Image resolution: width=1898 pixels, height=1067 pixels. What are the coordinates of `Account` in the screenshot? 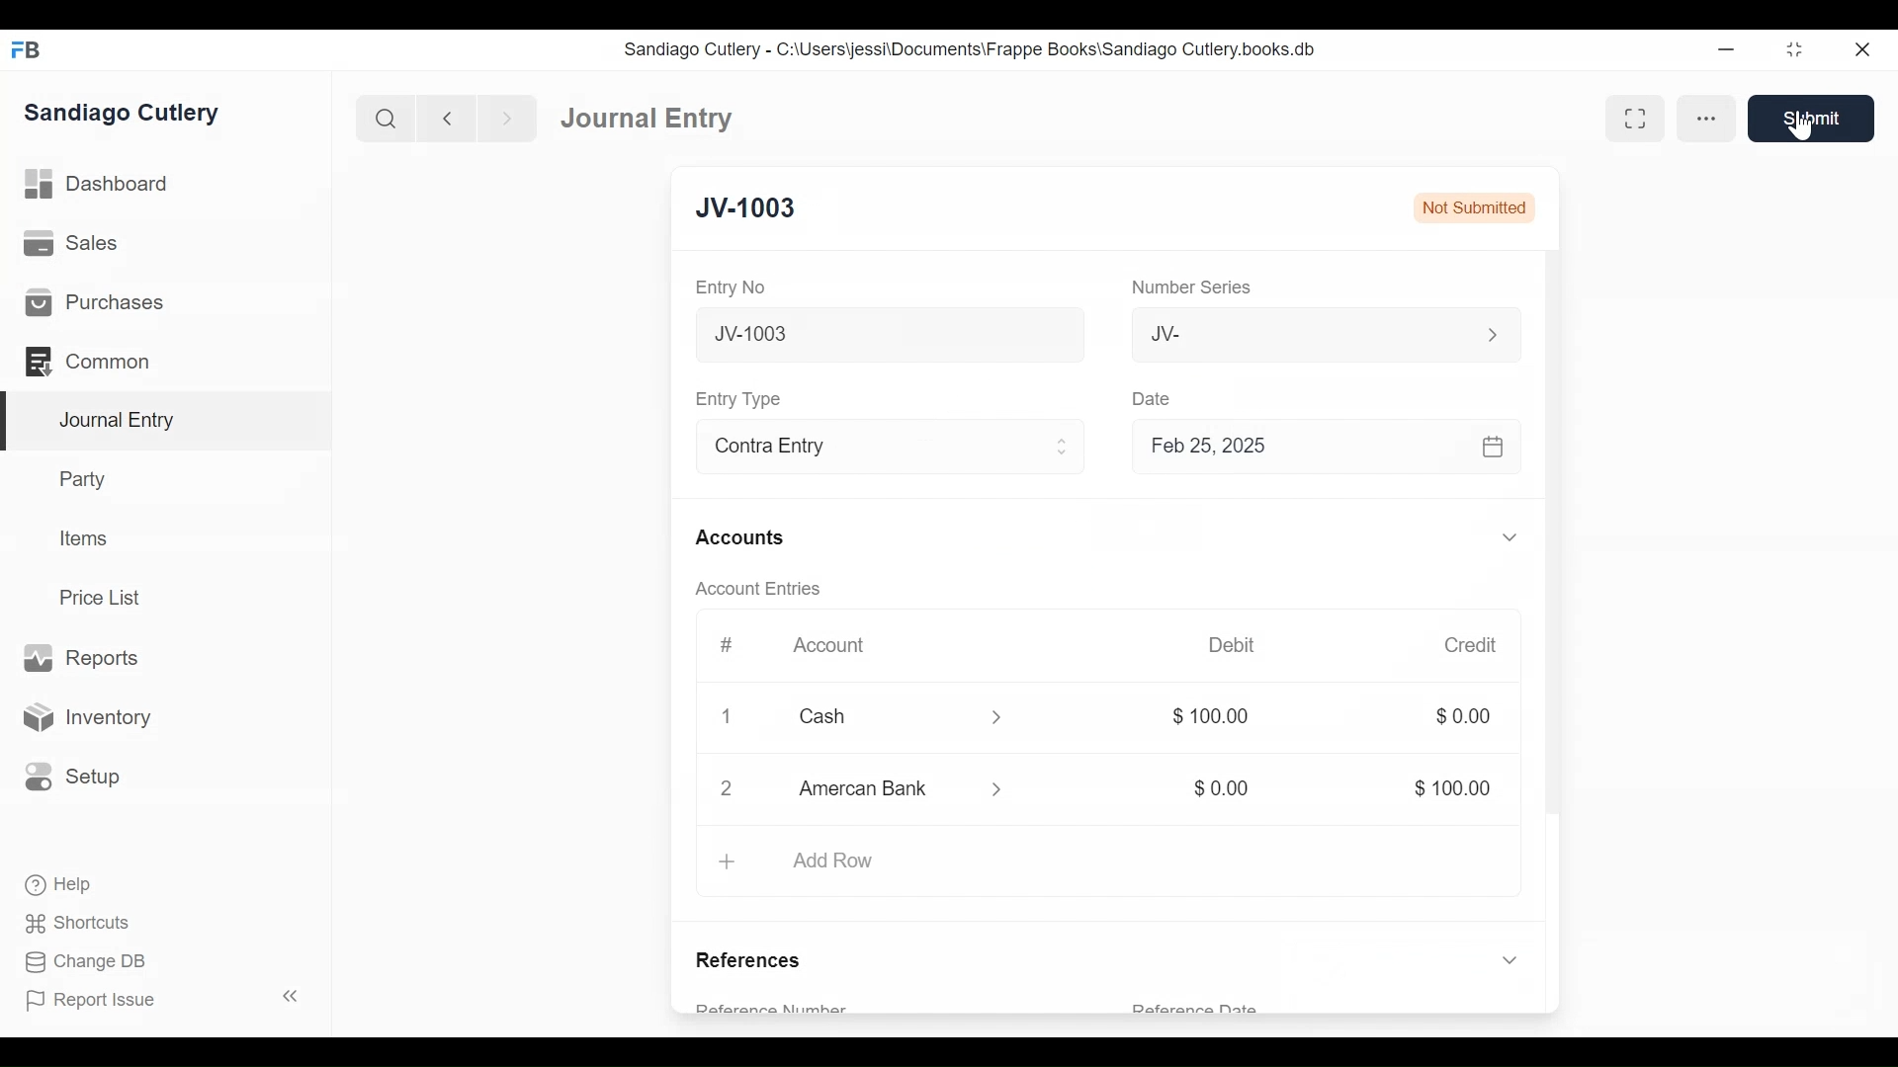 It's located at (831, 647).